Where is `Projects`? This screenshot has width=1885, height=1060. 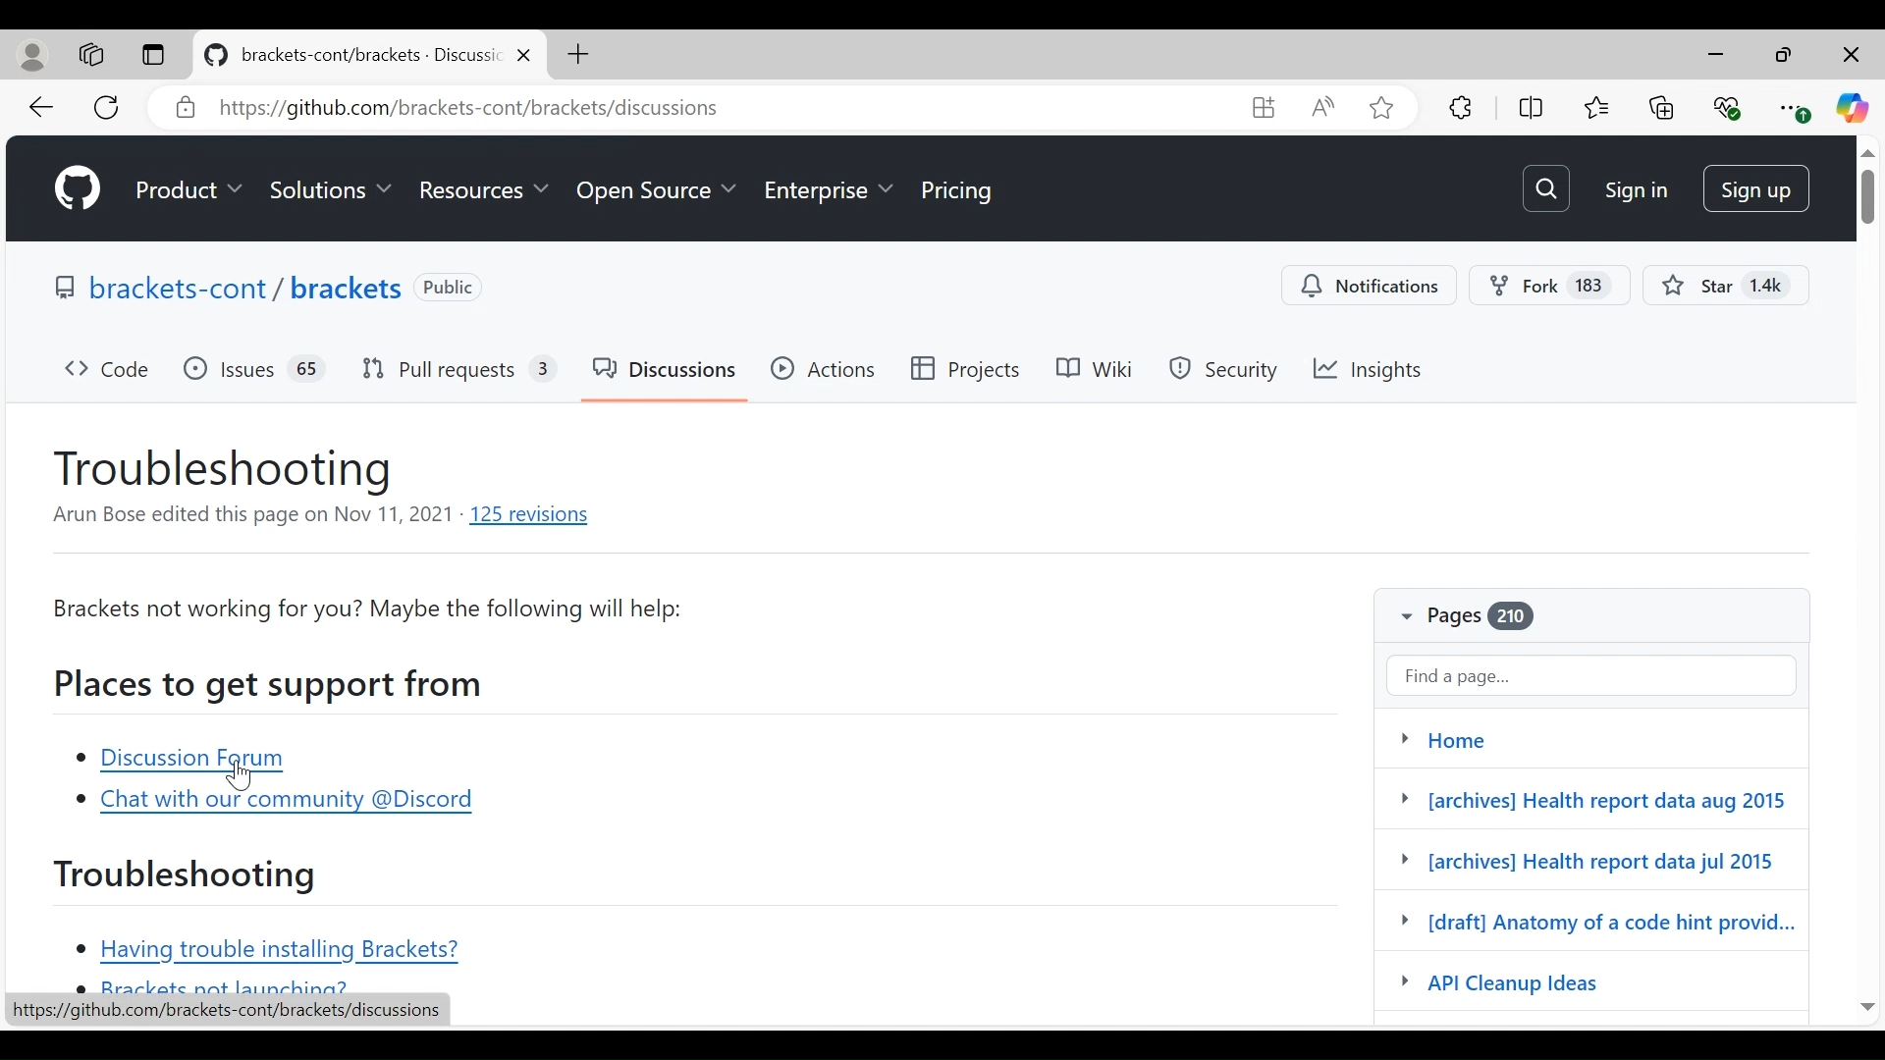 Projects is located at coordinates (971, 370).